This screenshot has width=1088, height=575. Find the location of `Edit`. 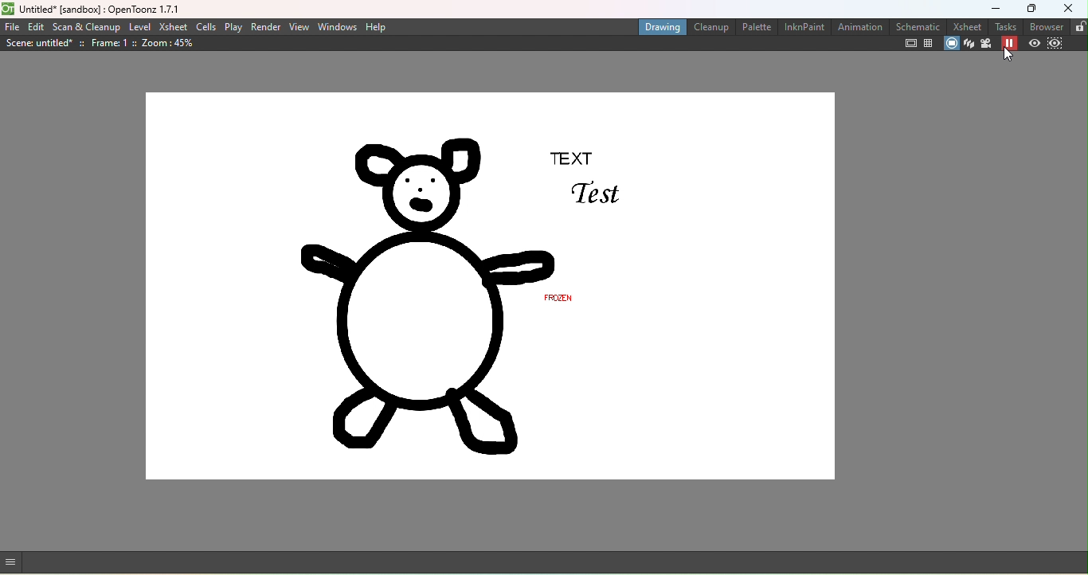

Edit is located at coordinates (37, 28).